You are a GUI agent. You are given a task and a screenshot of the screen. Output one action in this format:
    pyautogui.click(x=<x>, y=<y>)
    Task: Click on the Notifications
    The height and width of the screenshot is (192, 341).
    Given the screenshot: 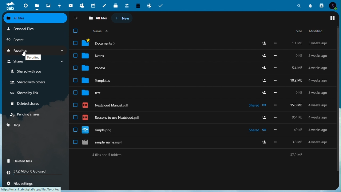 What is the action you would take?
    pyautogui.click(x=311, y=5)
    